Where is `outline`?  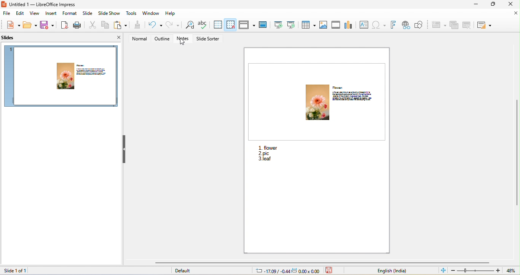
outline is located at coordinates (163, 39).